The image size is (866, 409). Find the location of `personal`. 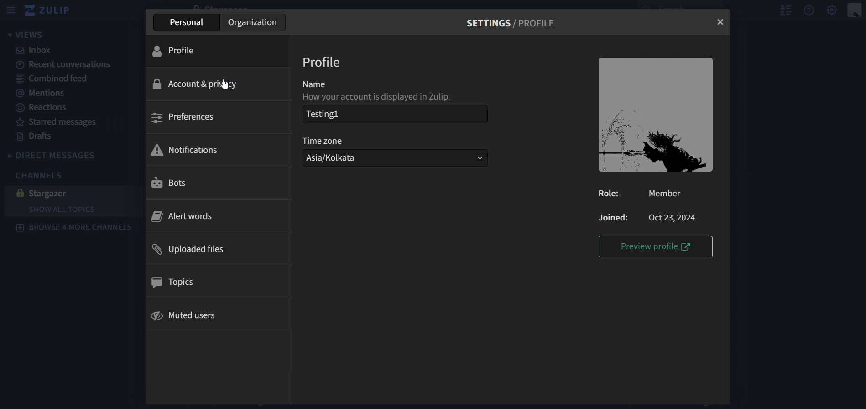

personal is located at coordinates (188, 22).